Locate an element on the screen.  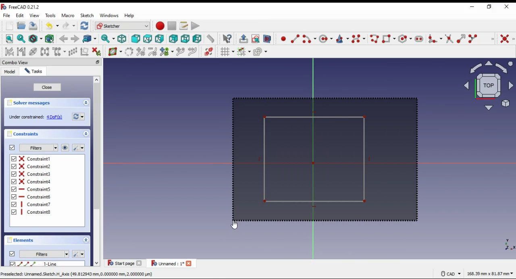
active selection is located at coordinates (323, 160).